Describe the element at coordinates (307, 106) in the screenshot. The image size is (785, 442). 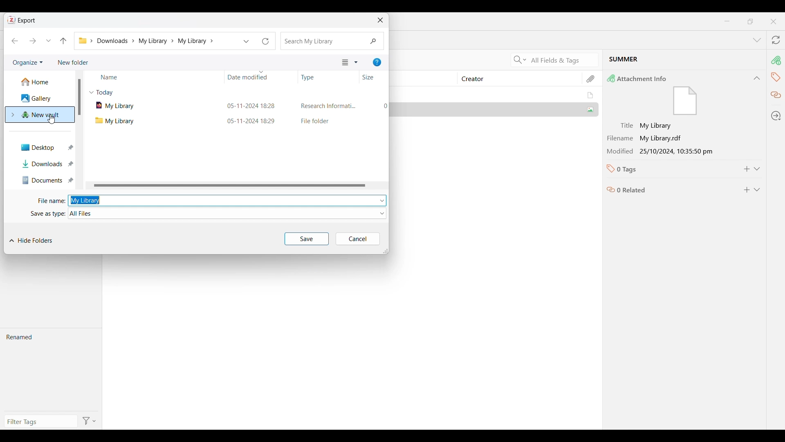
I see `05-11-2024 18:28 Research informati` at that location.